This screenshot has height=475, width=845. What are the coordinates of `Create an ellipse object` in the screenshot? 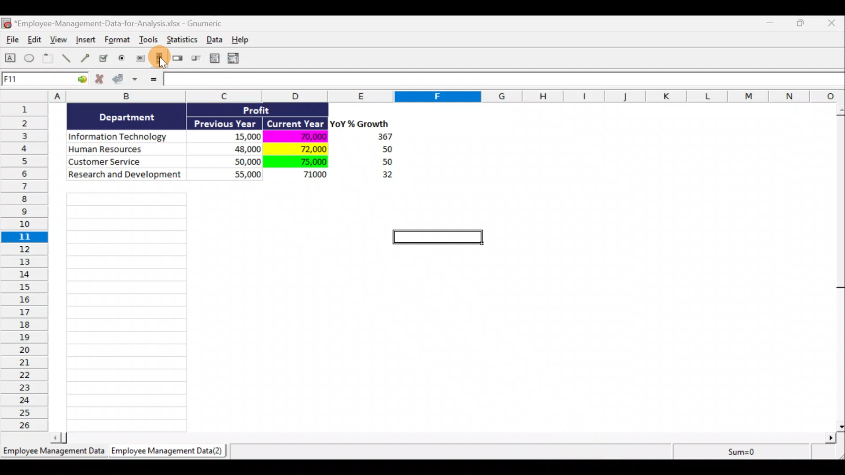 It's located at (29, 58).